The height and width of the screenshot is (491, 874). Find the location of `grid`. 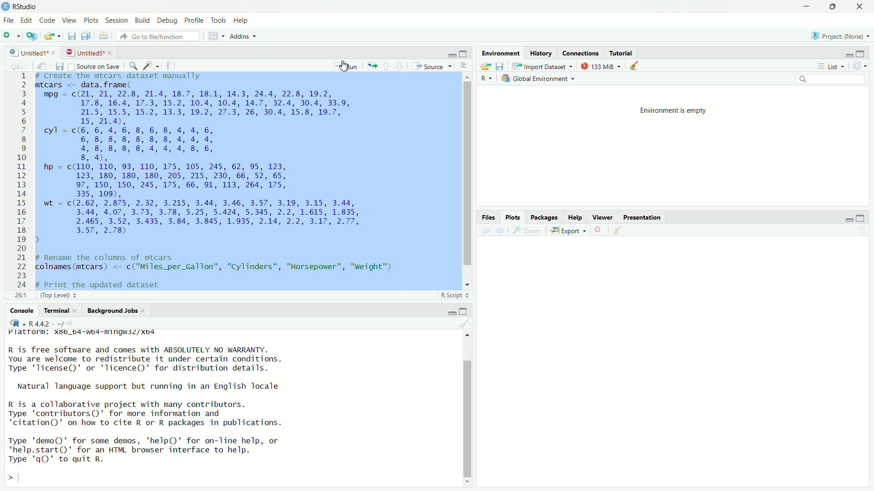

grid is located at coordinates (217, 36).